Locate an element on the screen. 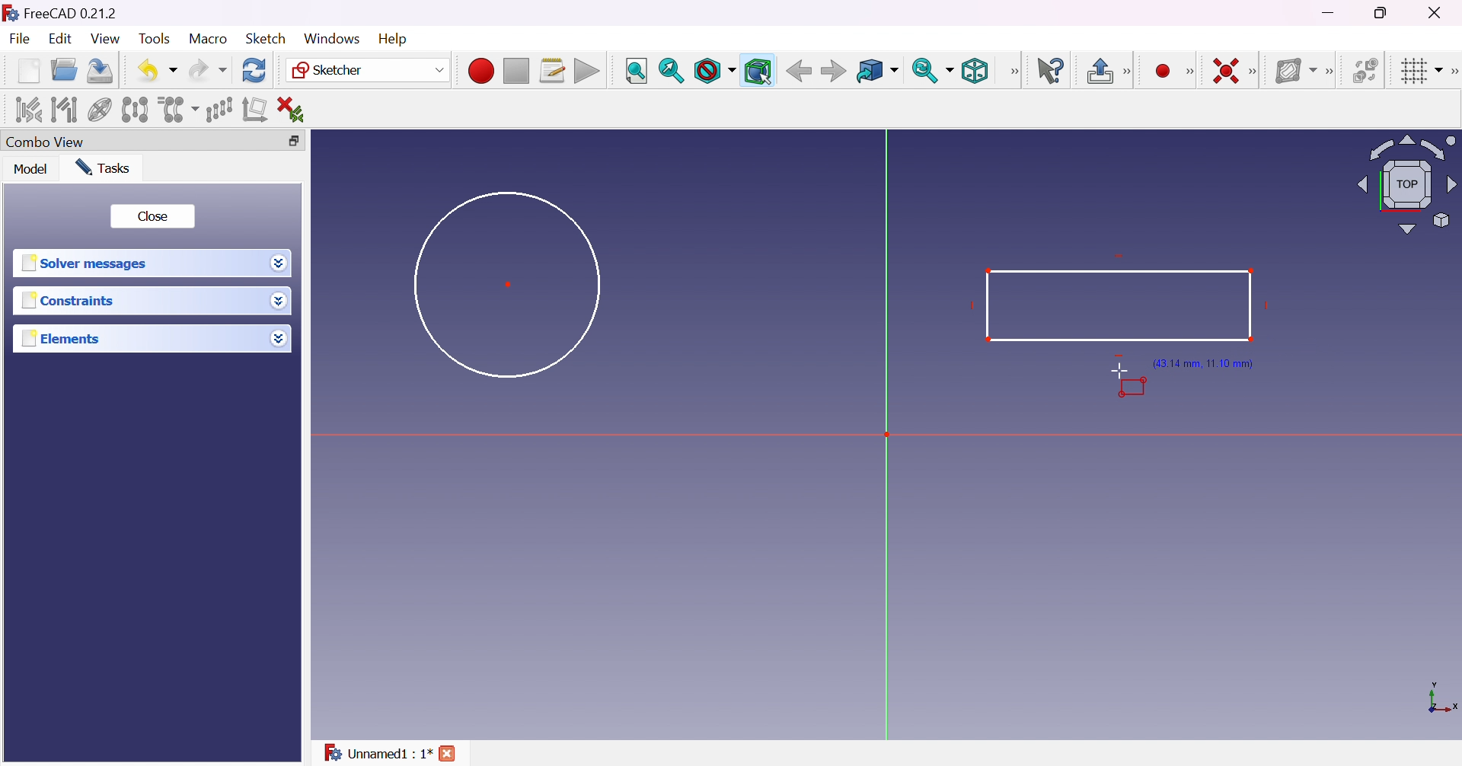 The height and width of the screenshot is (766, 1462). Combo view is located at coordinates (45, 143).